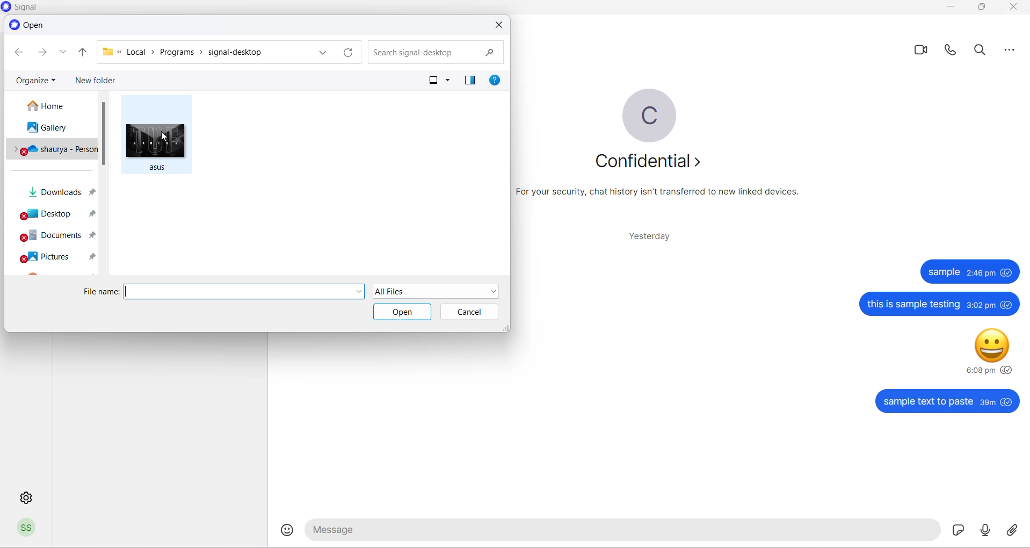  What do you see at coordinates (164, 138) in the screenshot?
I see `cursor` at bounding box center [164, 138].